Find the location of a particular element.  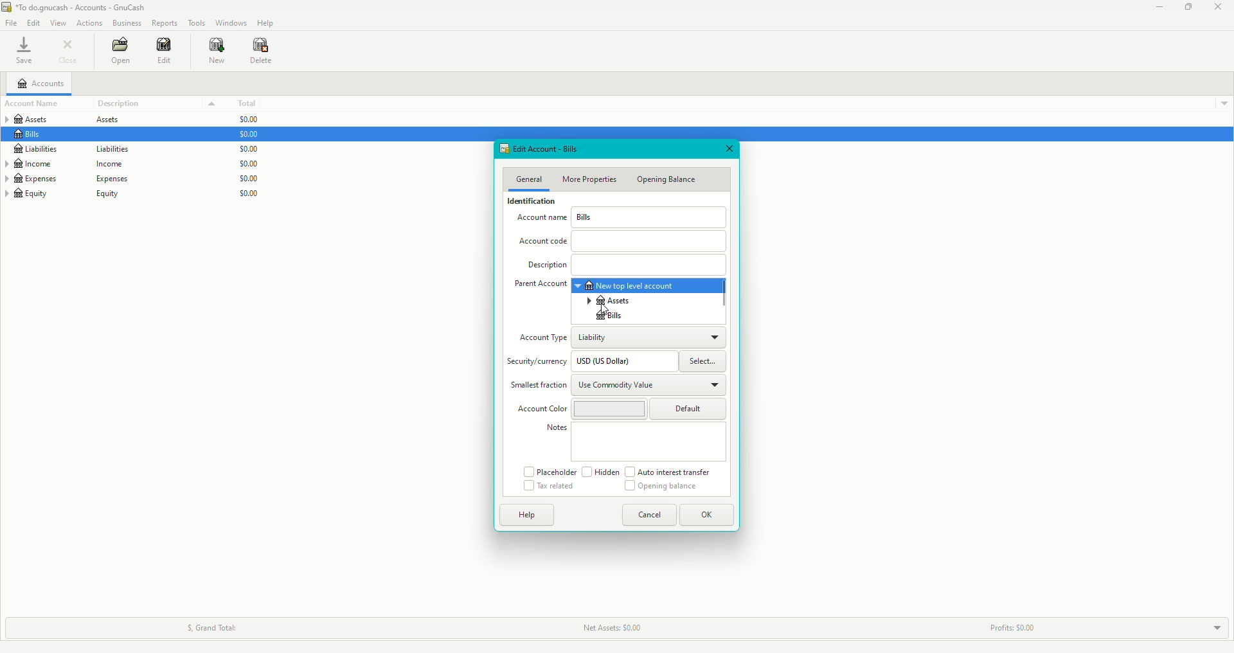

Close is located at coordinates (728, 148).